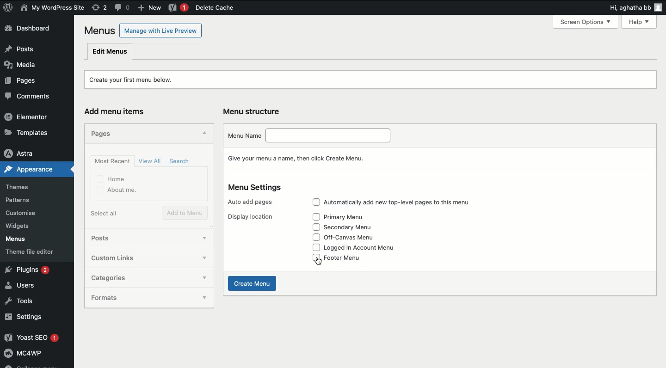  What do you see at coordinates (37, 253) in the screenshot?
I see `Theme file editor` at bounding box center [37, 253].